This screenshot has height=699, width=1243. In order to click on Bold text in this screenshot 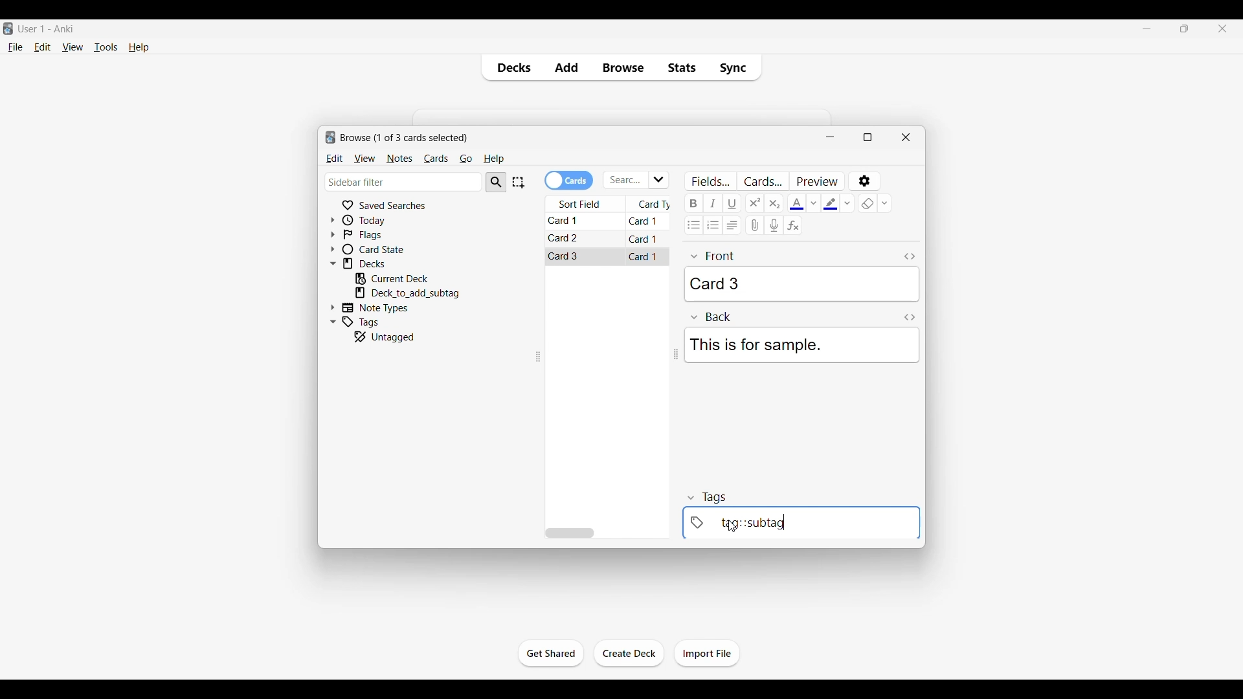, I will do `click(693, 203)`.